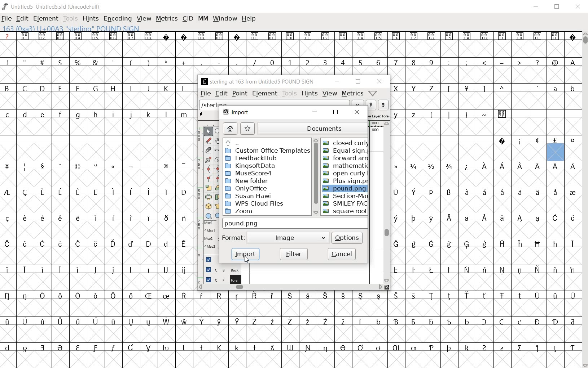  What do you see at coordinates (77, 89) in the screenshot?
I see `F` at bounding box center [77, 89].